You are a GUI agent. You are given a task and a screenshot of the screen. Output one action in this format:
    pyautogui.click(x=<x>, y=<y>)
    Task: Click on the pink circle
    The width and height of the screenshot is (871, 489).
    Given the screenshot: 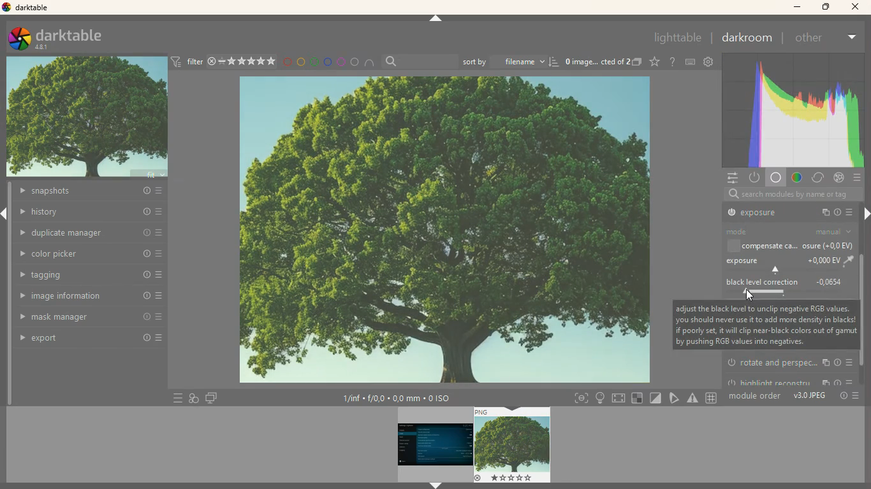 What is the action you would take?
    pyautogui.click(x=340, y=60)
    